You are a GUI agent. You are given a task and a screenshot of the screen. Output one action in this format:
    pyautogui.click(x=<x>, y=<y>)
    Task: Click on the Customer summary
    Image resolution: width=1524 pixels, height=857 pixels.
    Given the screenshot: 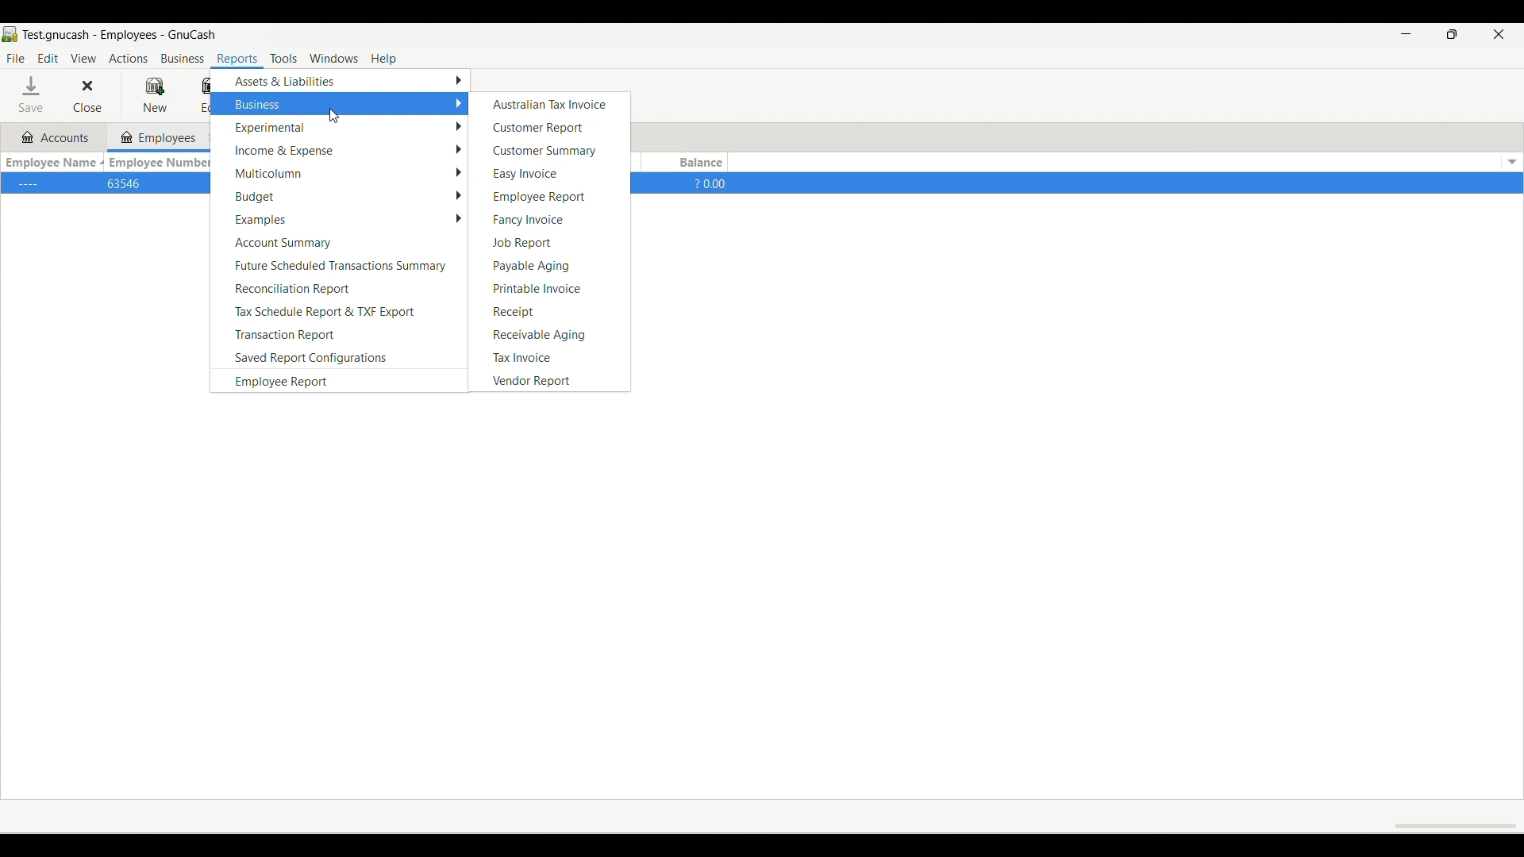 What is the action you would take?
    pyautogui.click(x=549, y=150)
    